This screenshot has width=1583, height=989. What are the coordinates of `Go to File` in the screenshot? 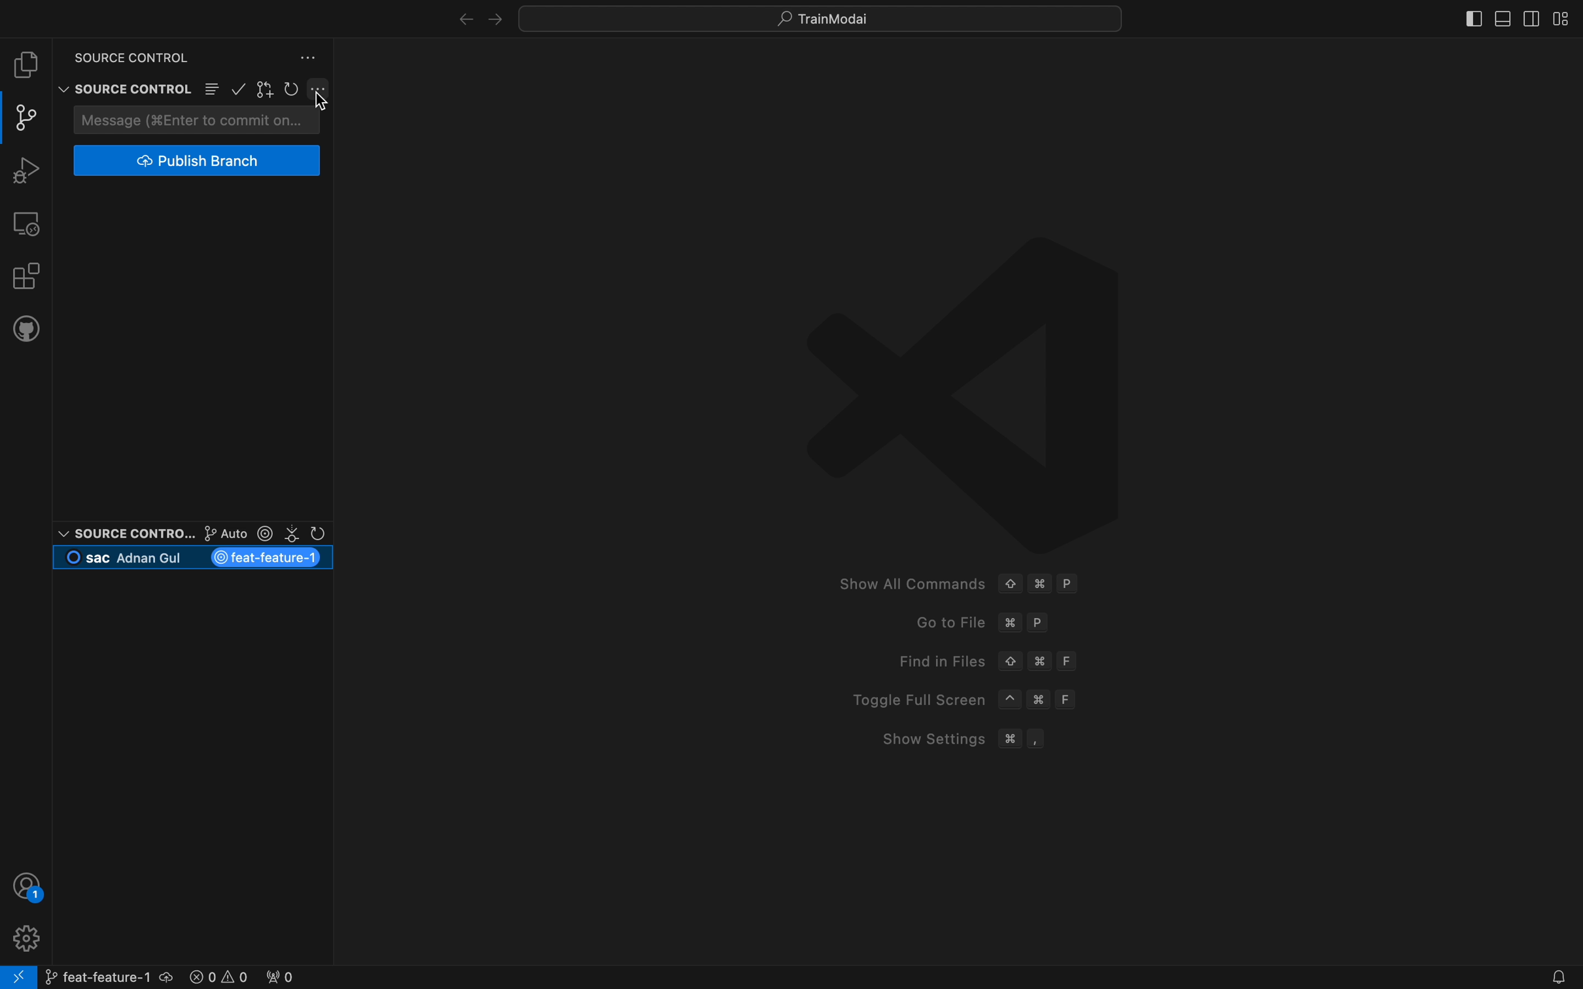 It's located at (937, 623).